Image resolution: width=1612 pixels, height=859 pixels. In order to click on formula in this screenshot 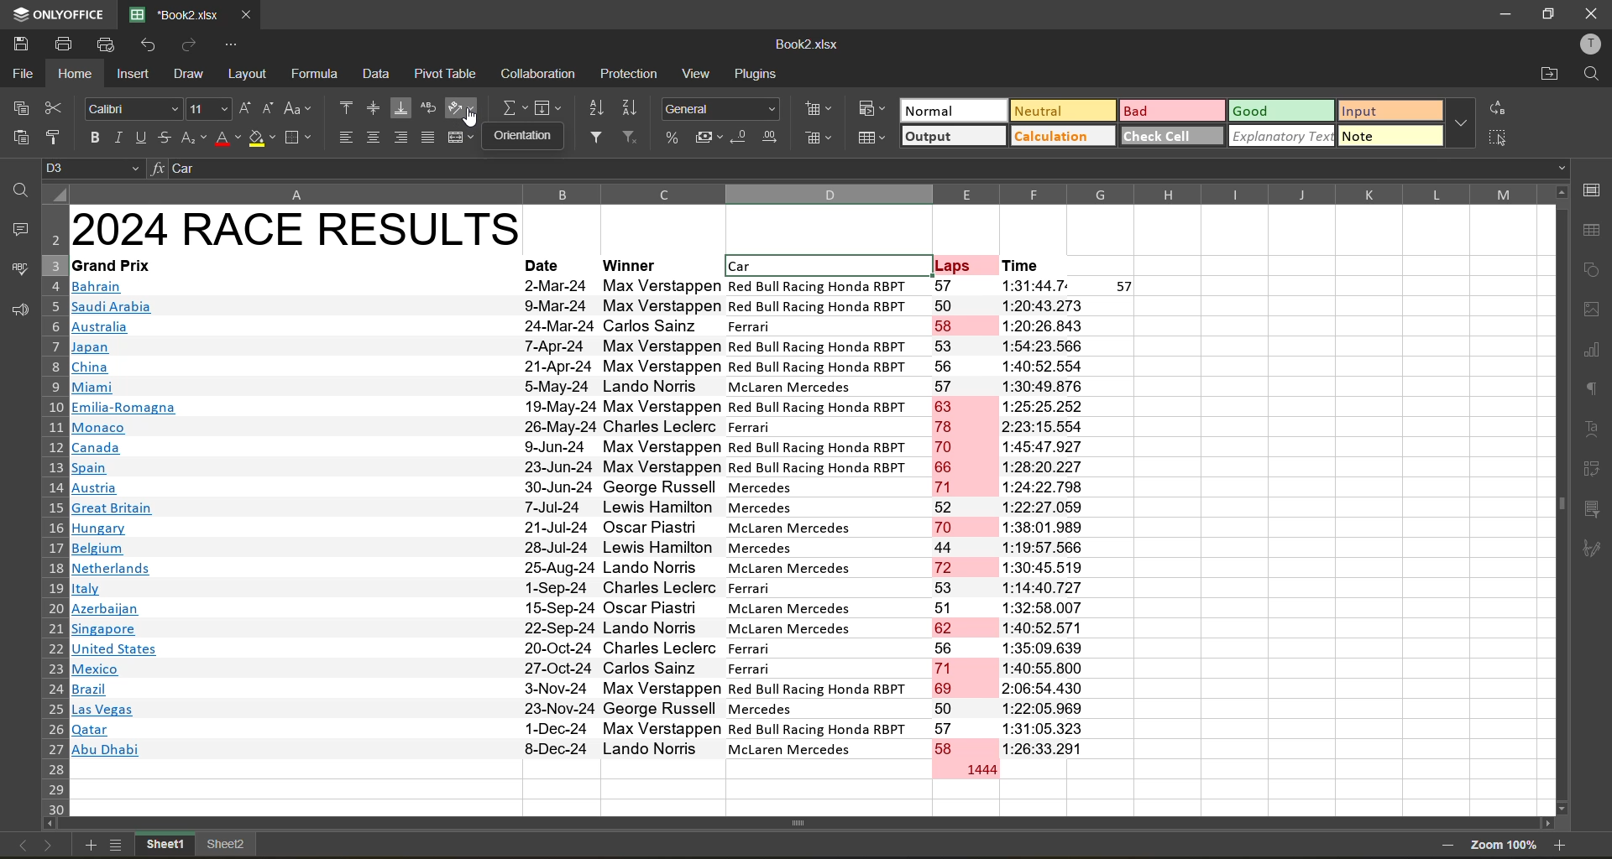, I will do `click(317, 76)`.